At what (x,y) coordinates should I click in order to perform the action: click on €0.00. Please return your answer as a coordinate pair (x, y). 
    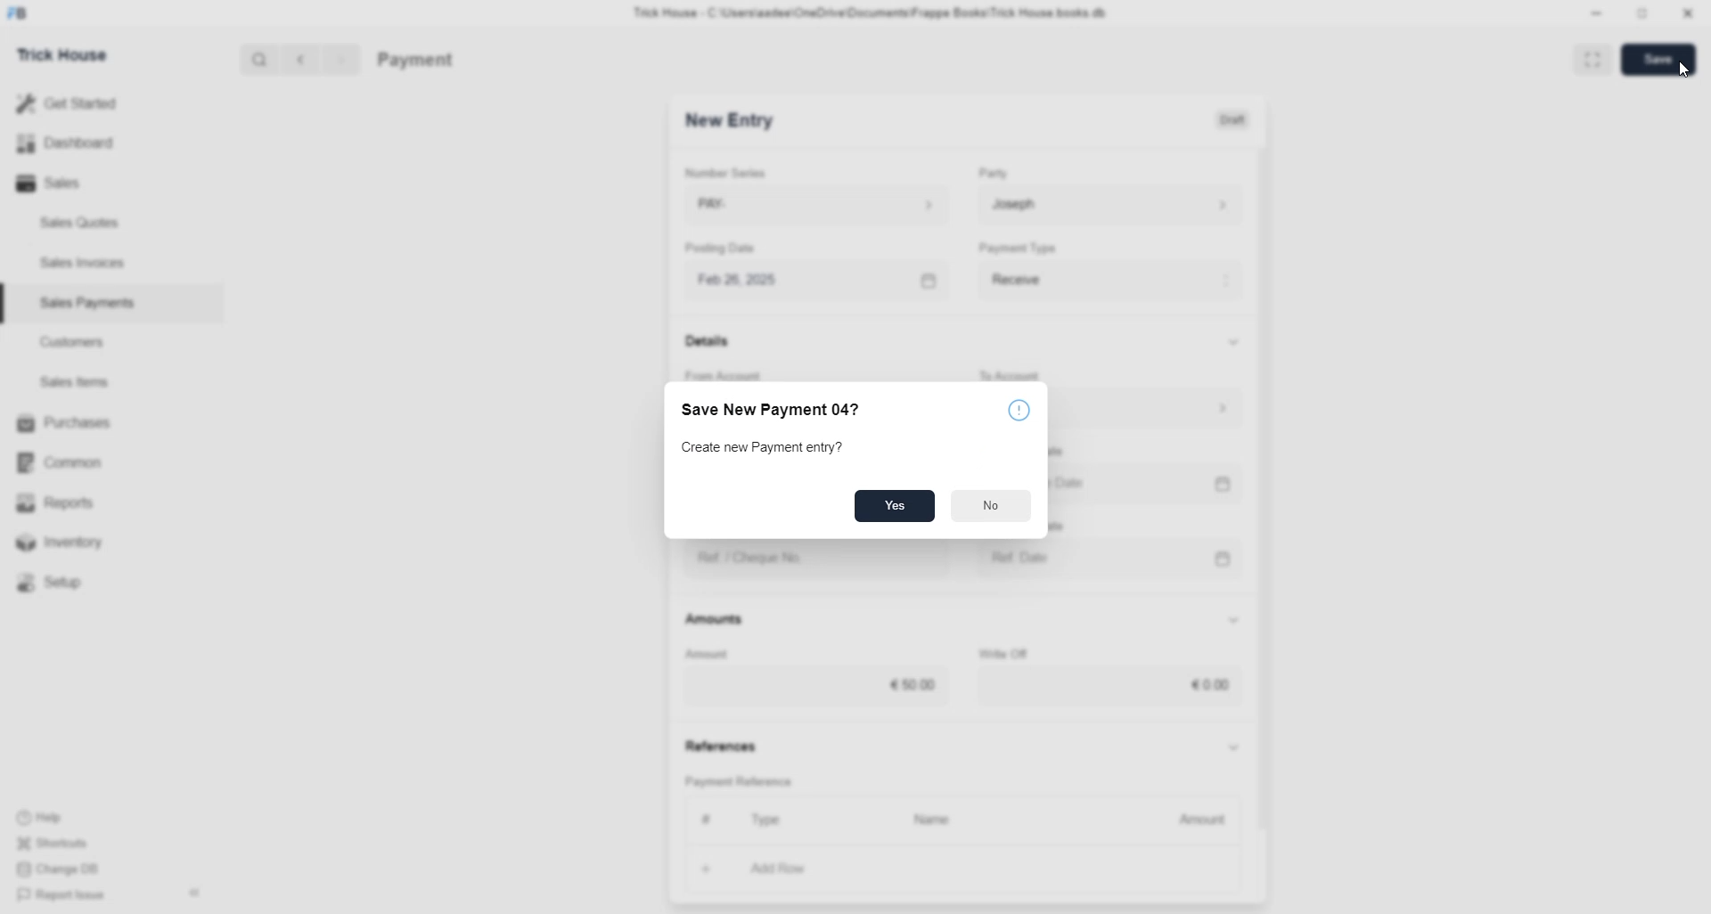
    Looking at the image, I should click on (1111, 686).